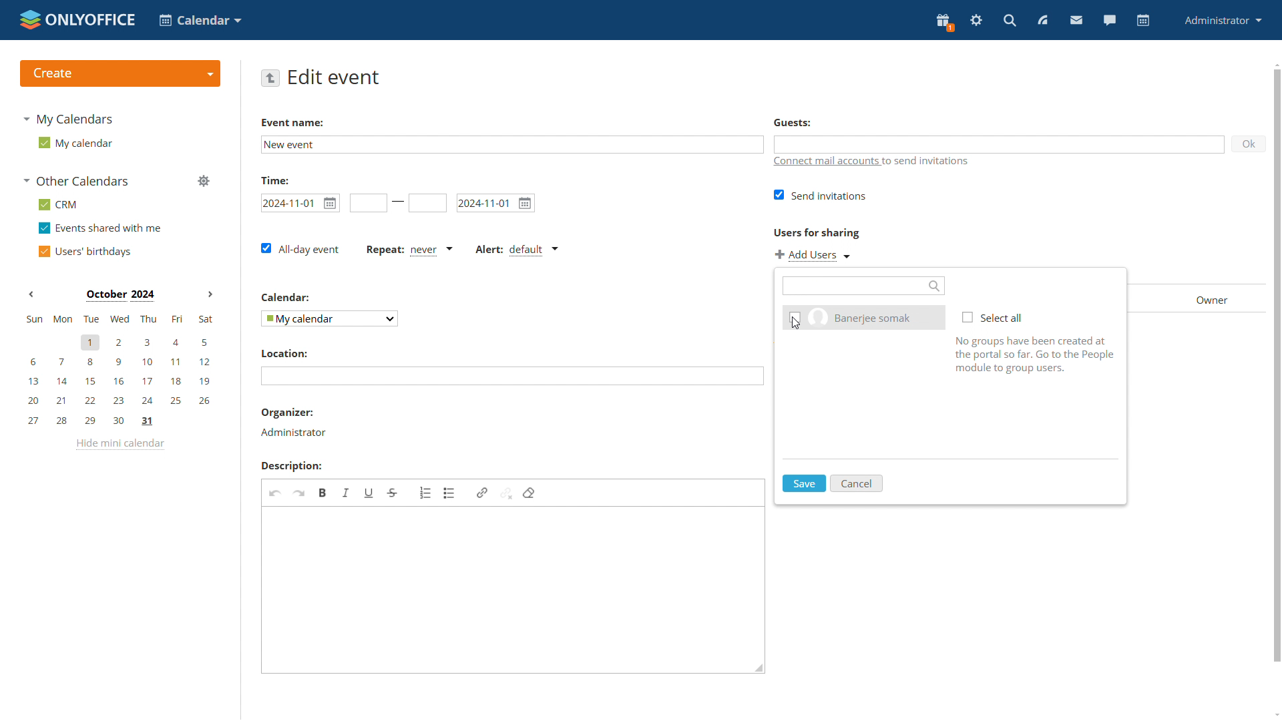 This screenshot has height=721, width=1282. What do you see at coordinates (1111, 21) in the screenshot?
I see `talk` at bounding box center [1111, 21].